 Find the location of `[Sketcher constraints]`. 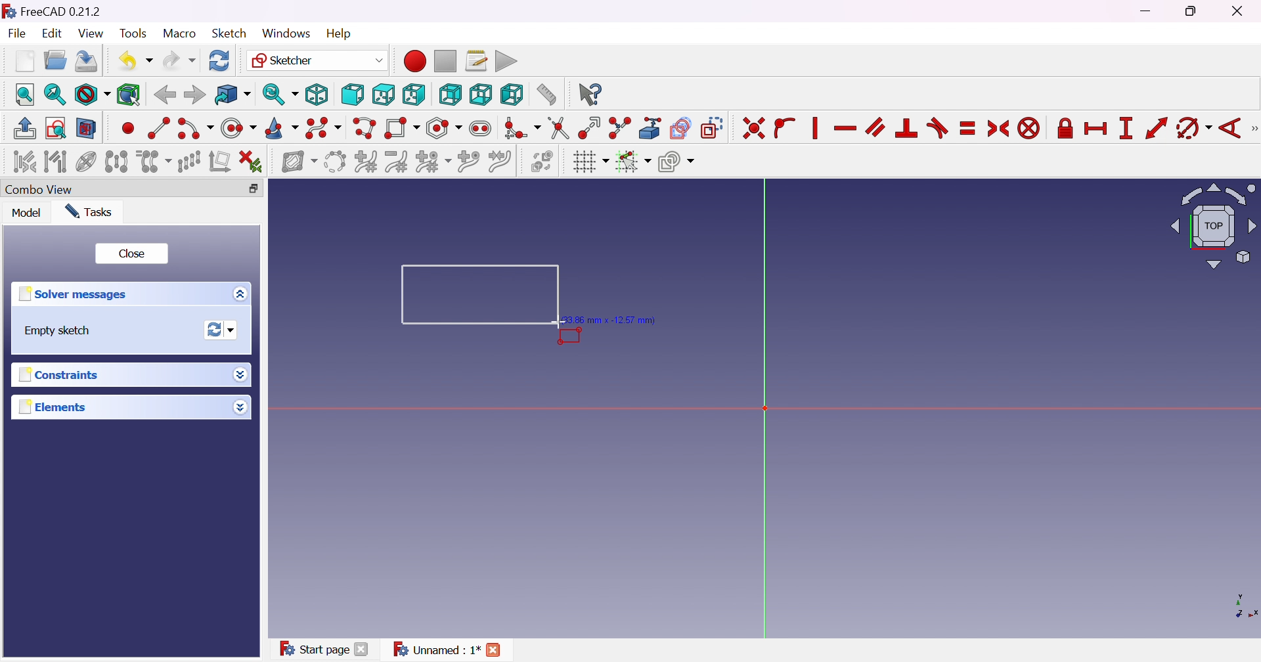

[Sketcher constraints] is located at coordinates (1253, 129).